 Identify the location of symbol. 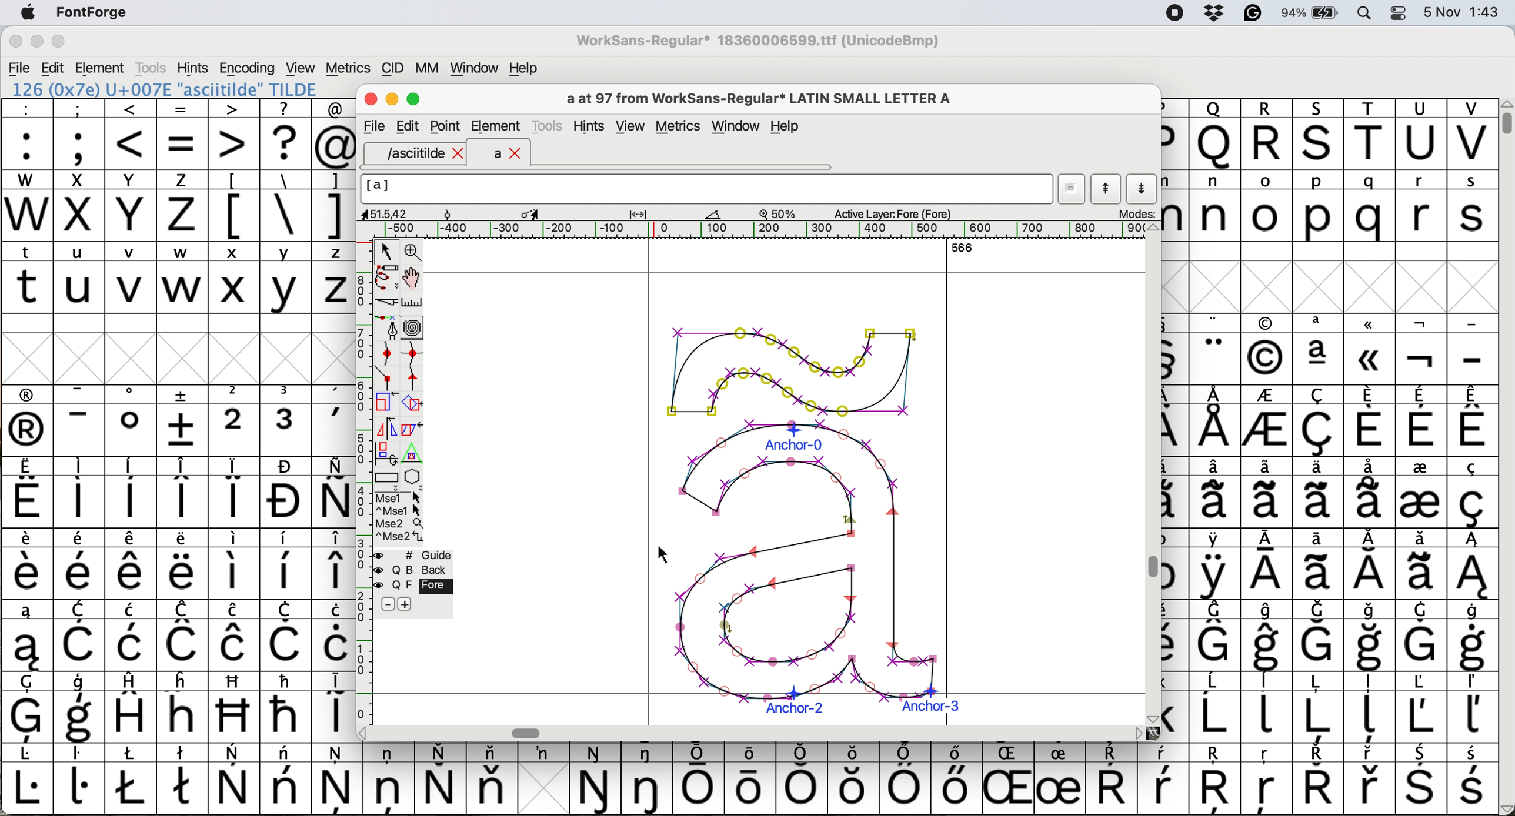
(1319, 349).